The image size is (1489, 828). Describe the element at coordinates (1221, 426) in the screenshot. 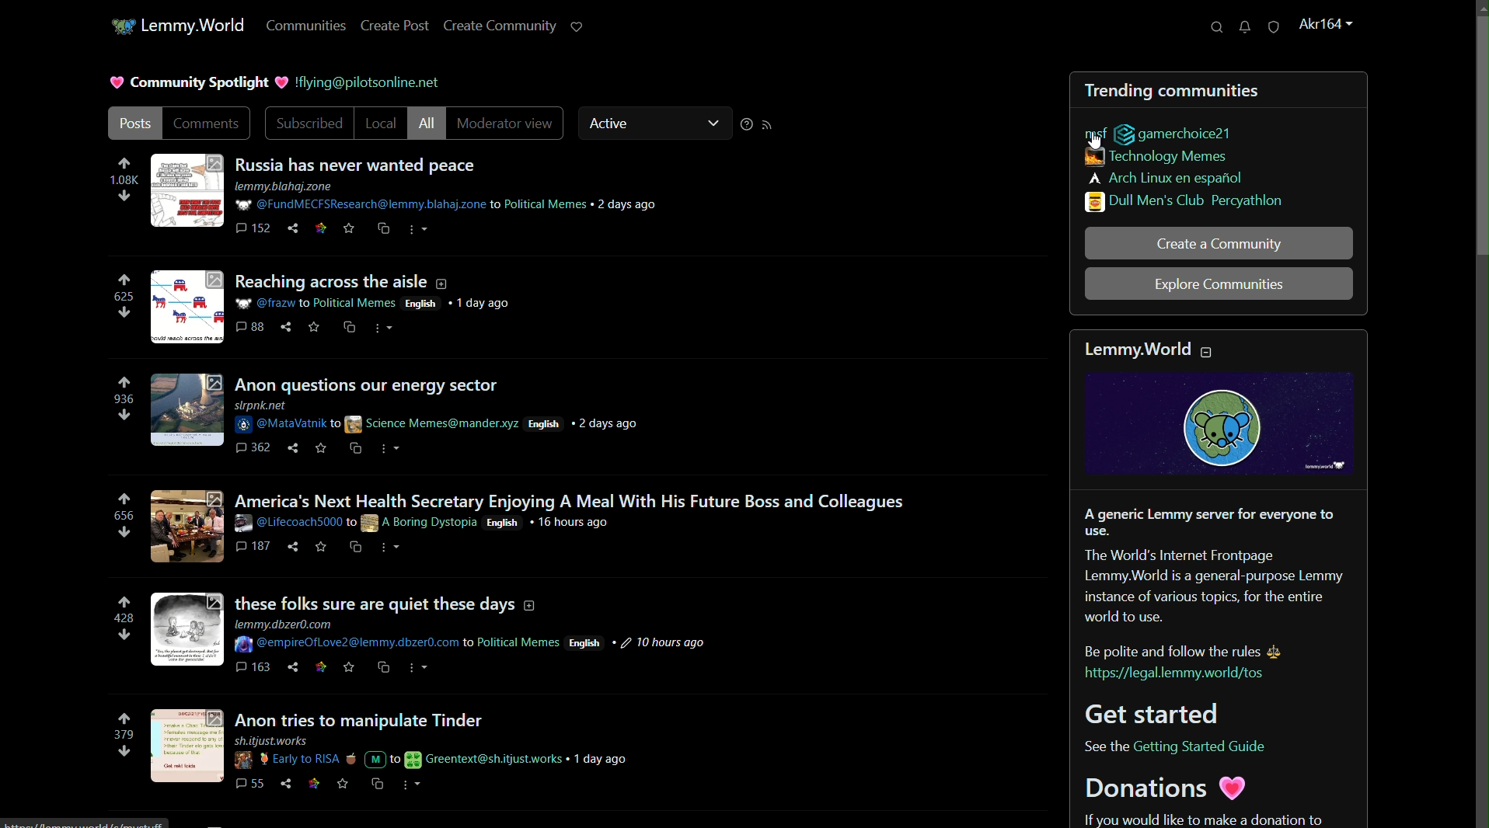

I see `image` at that location.